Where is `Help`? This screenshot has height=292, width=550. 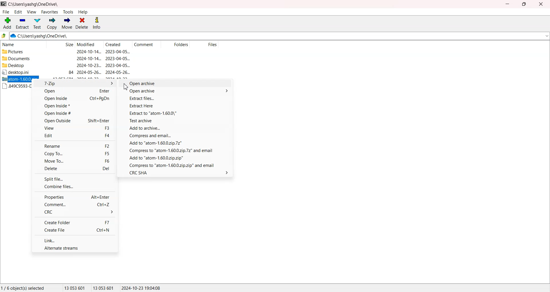 Help is located at coordinates (83, 12).